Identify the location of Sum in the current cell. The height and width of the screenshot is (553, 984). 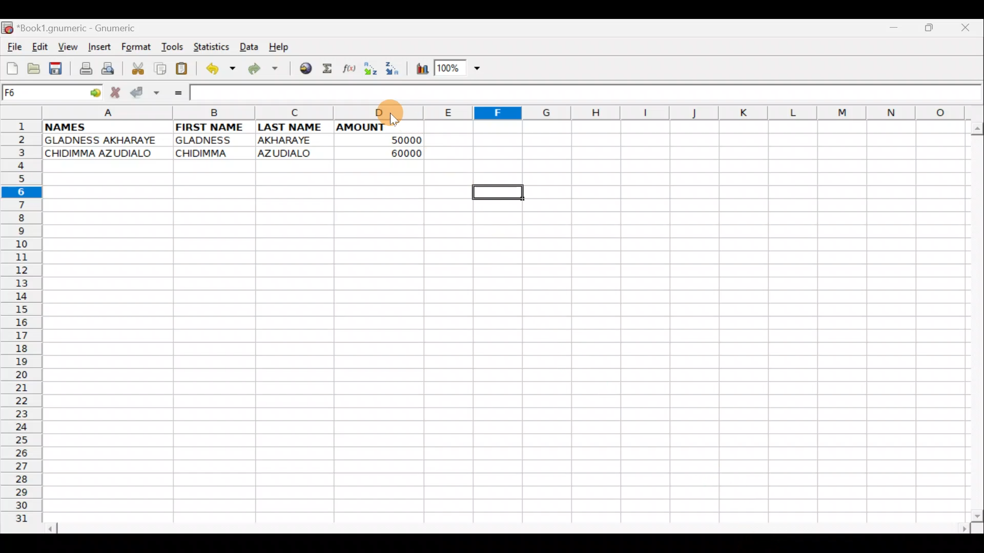
(328, 69).